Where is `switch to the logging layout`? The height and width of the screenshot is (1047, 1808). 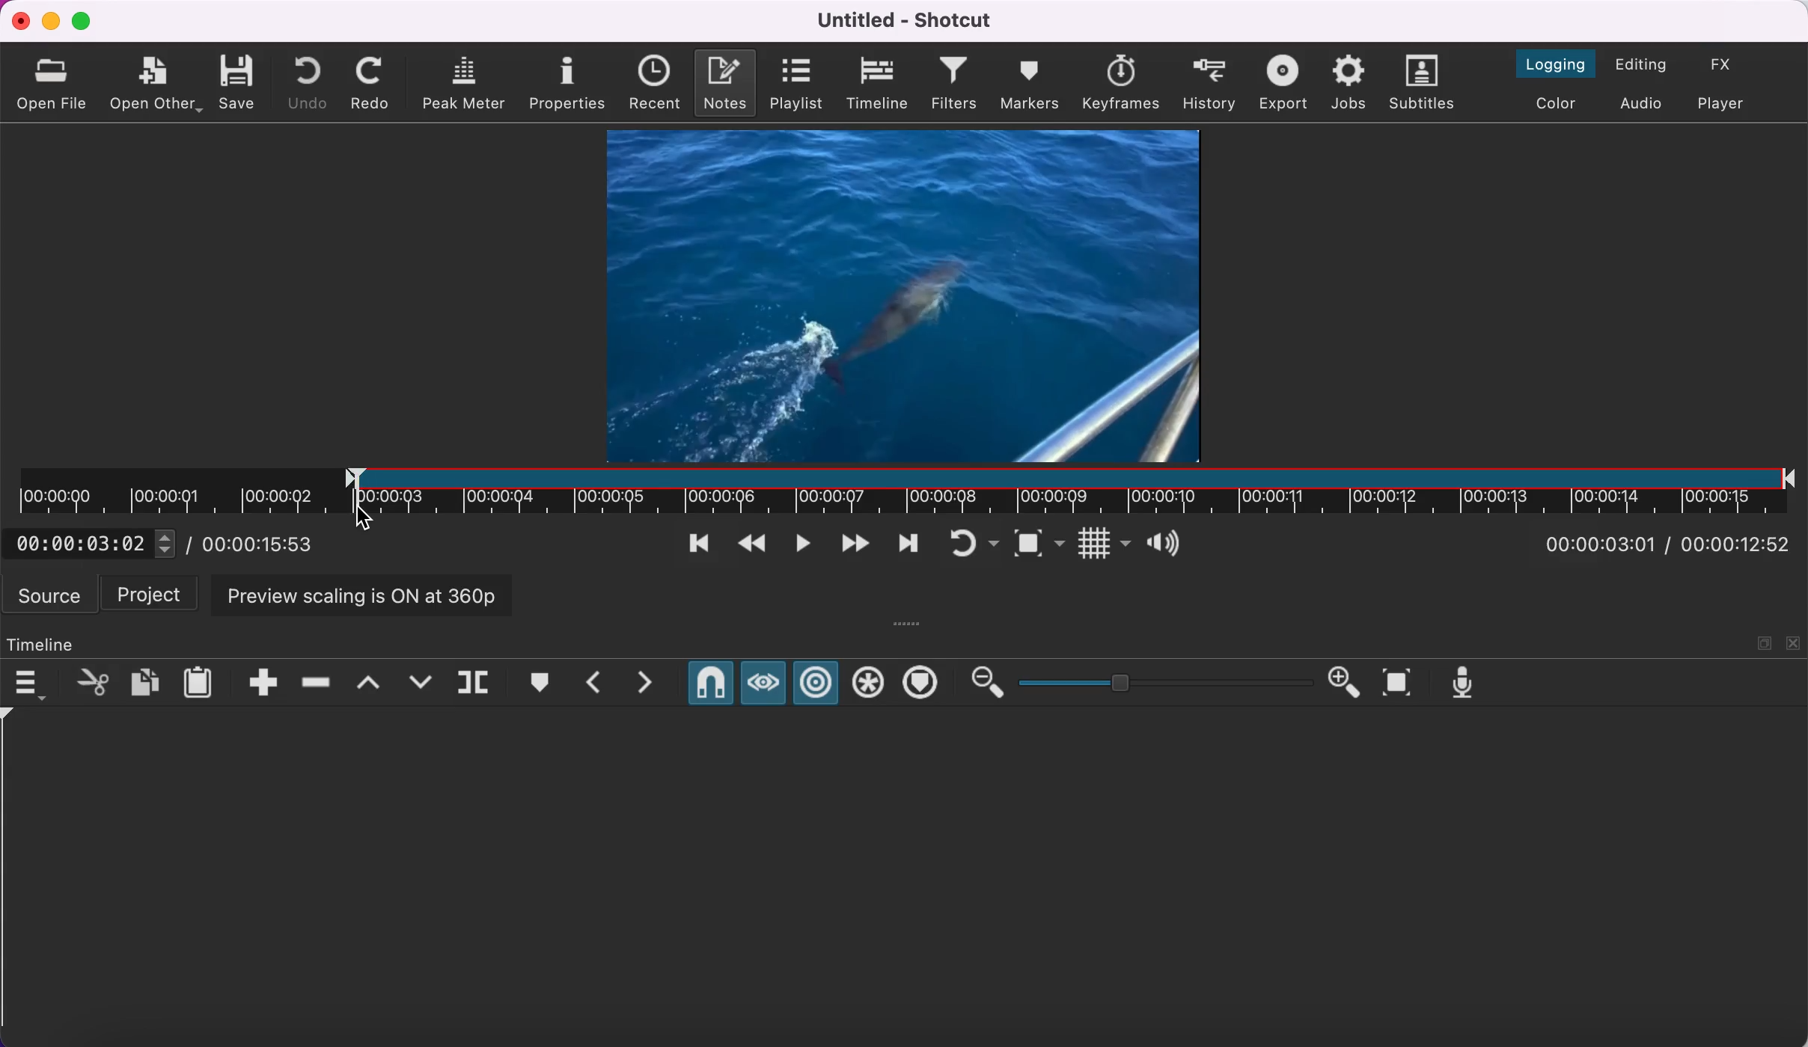
switch to the logging layout is located at coordinates (1560, 64).